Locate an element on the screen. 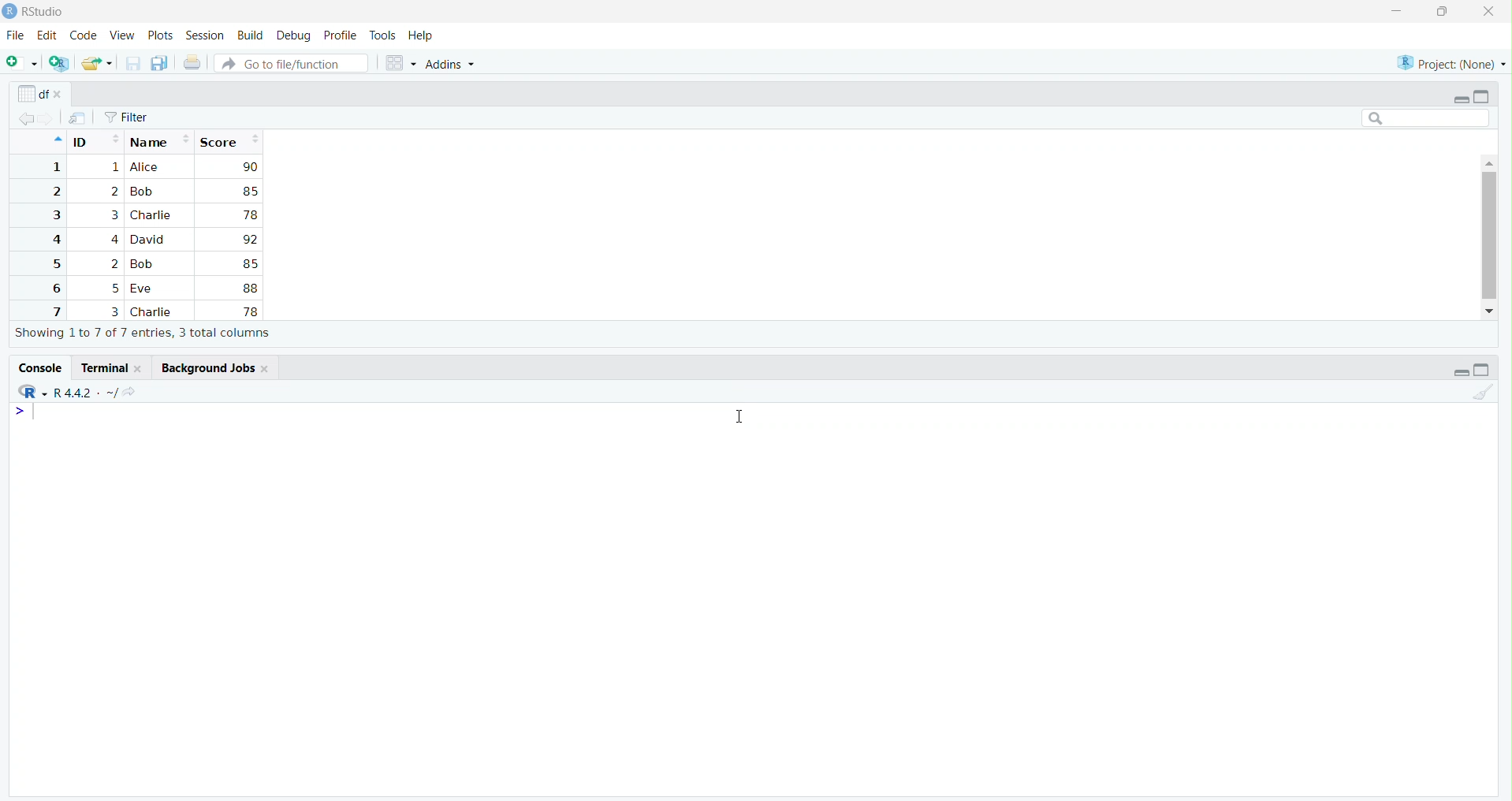  View is located at coordinates (122, 37).